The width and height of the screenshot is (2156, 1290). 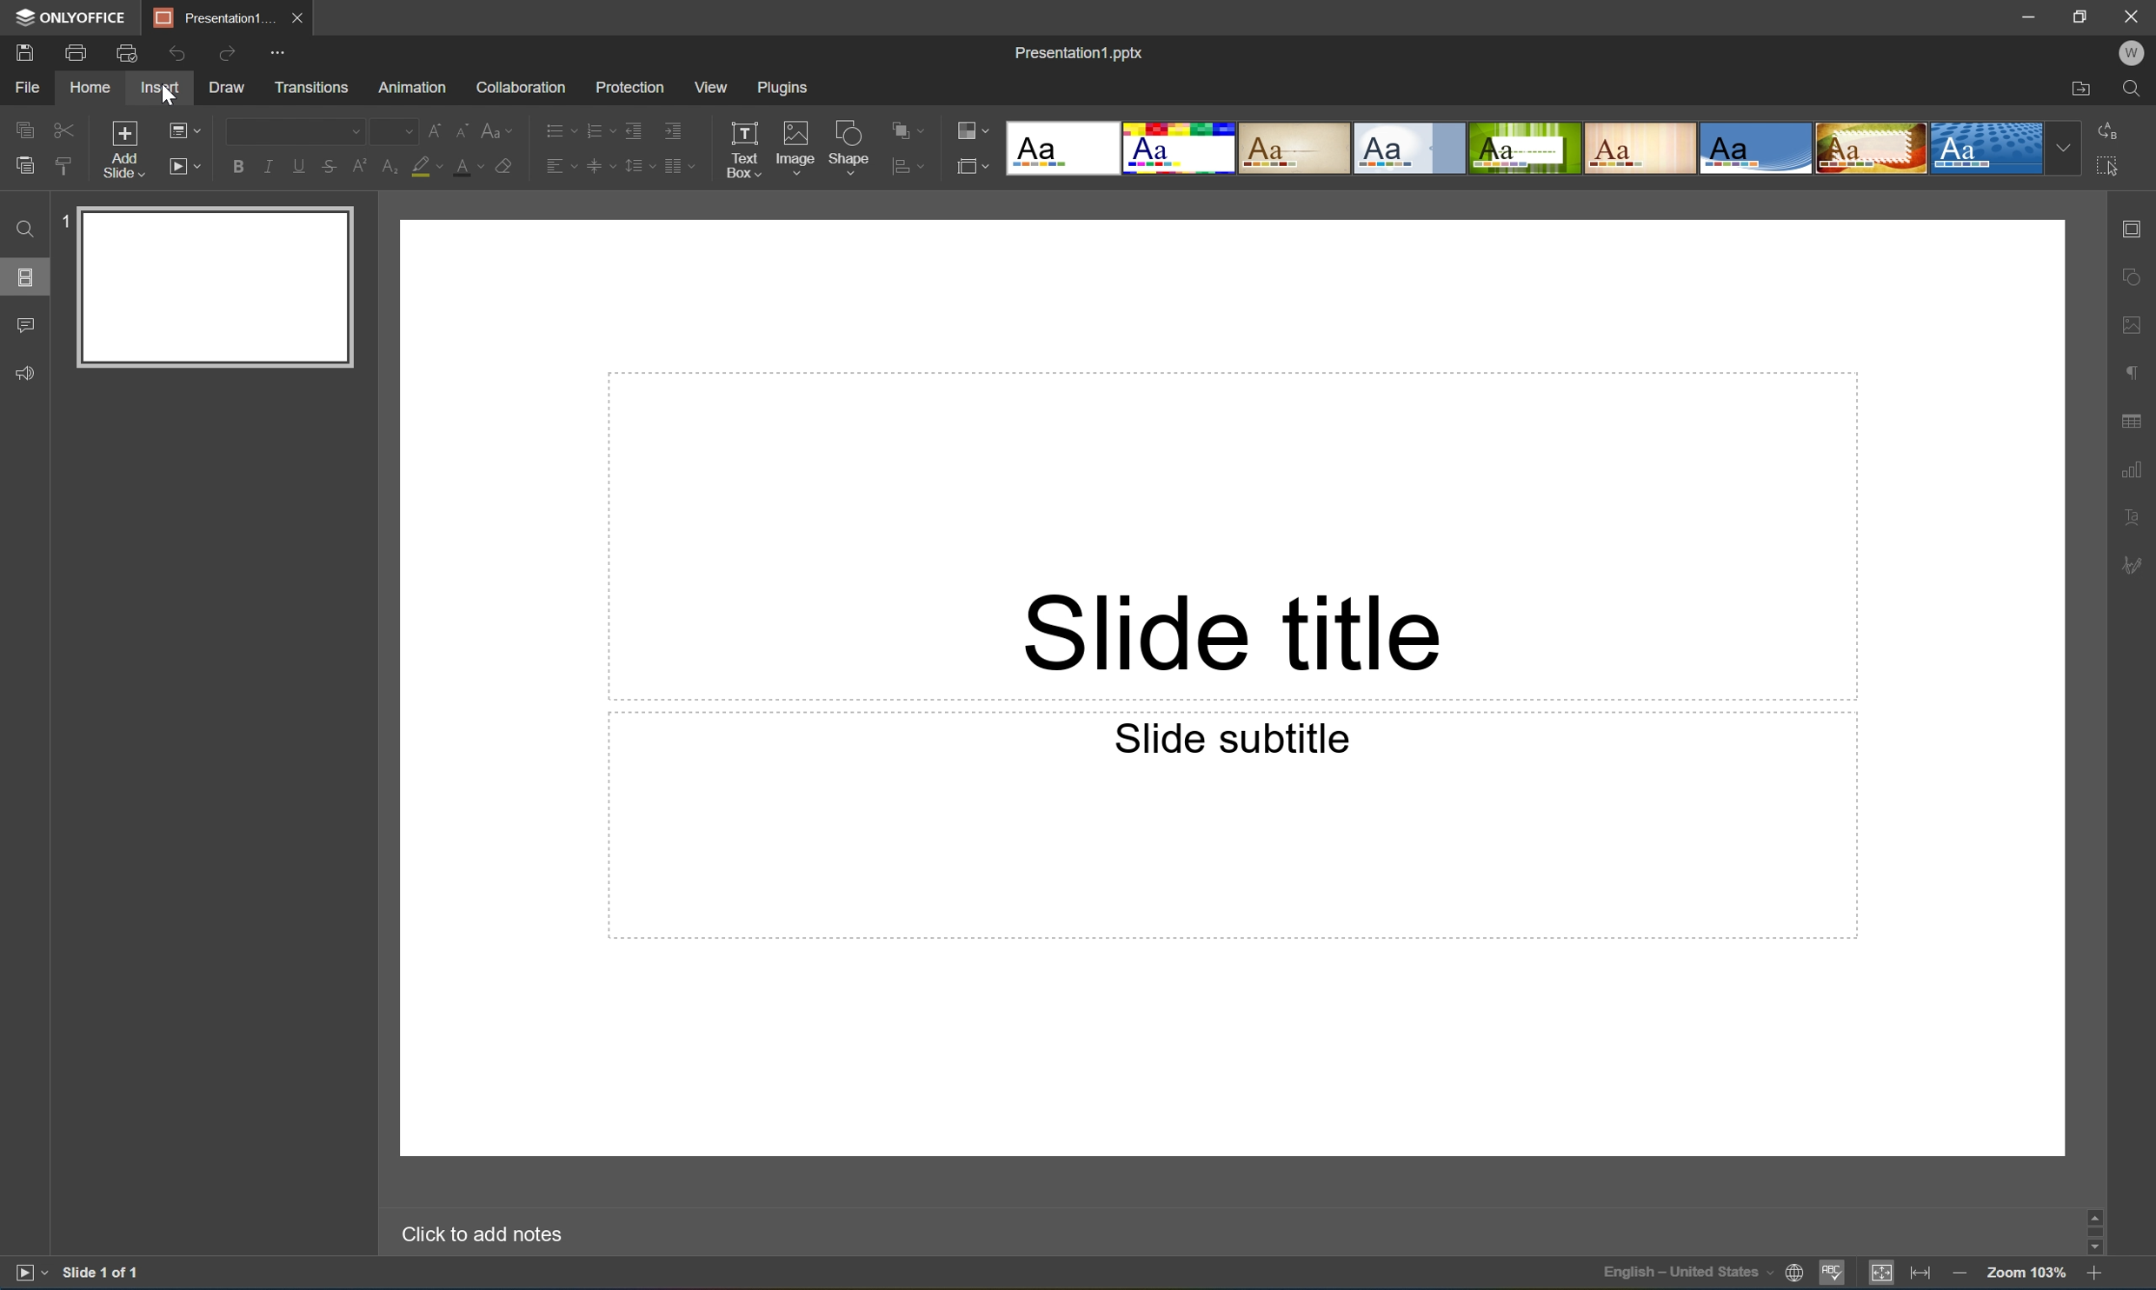 I want to click on Arrange shape, so click(x=913, y=128).